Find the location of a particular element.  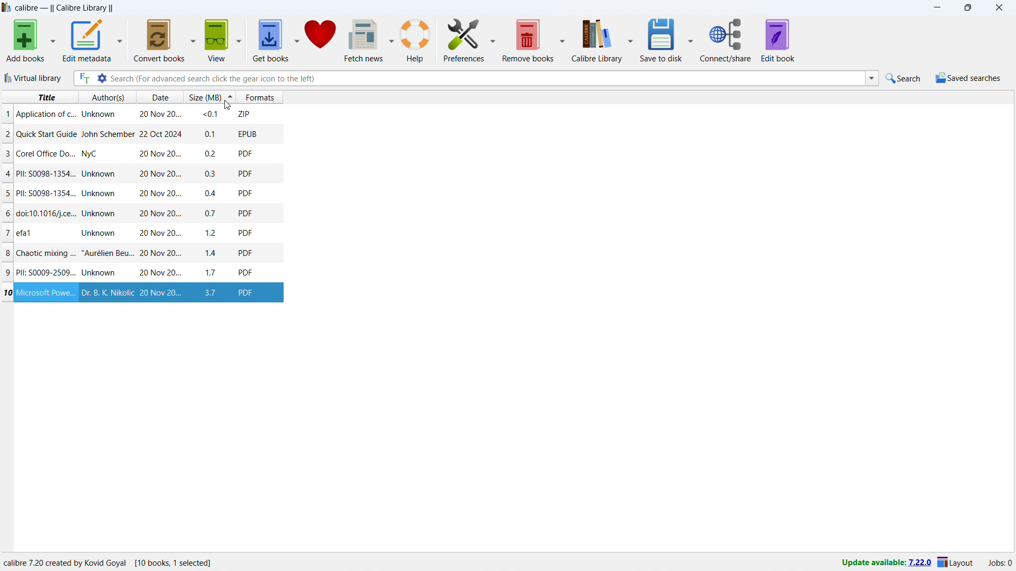

date is located at coordinates (160, 233).